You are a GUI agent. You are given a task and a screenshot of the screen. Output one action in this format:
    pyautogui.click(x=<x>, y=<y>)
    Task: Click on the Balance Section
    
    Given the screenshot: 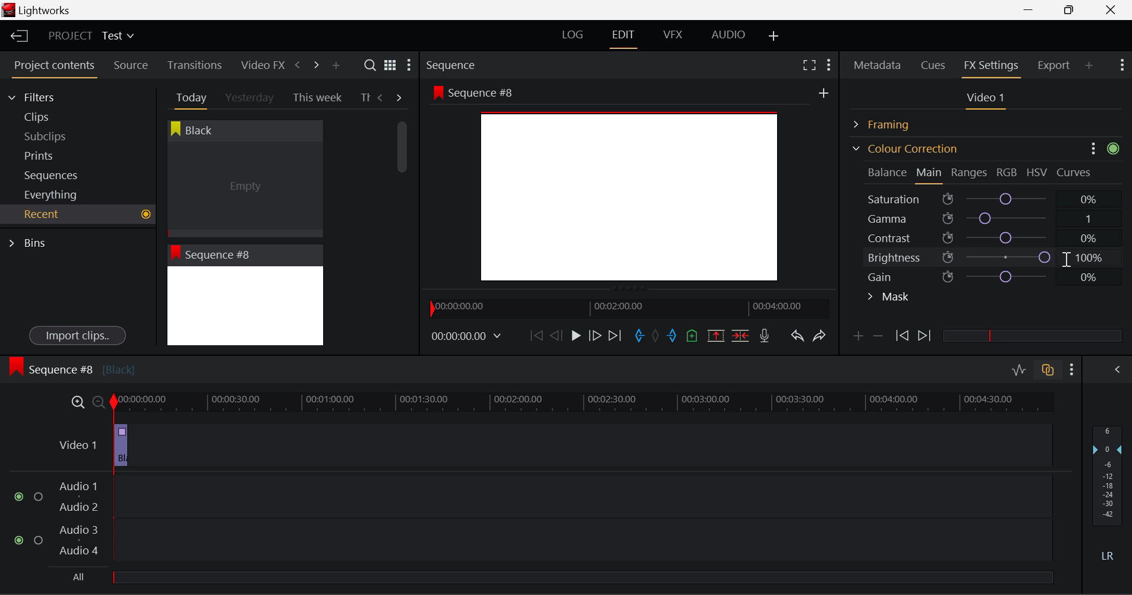 What is the action you would take?
    pyautogui.click(x=889, y=172)
    